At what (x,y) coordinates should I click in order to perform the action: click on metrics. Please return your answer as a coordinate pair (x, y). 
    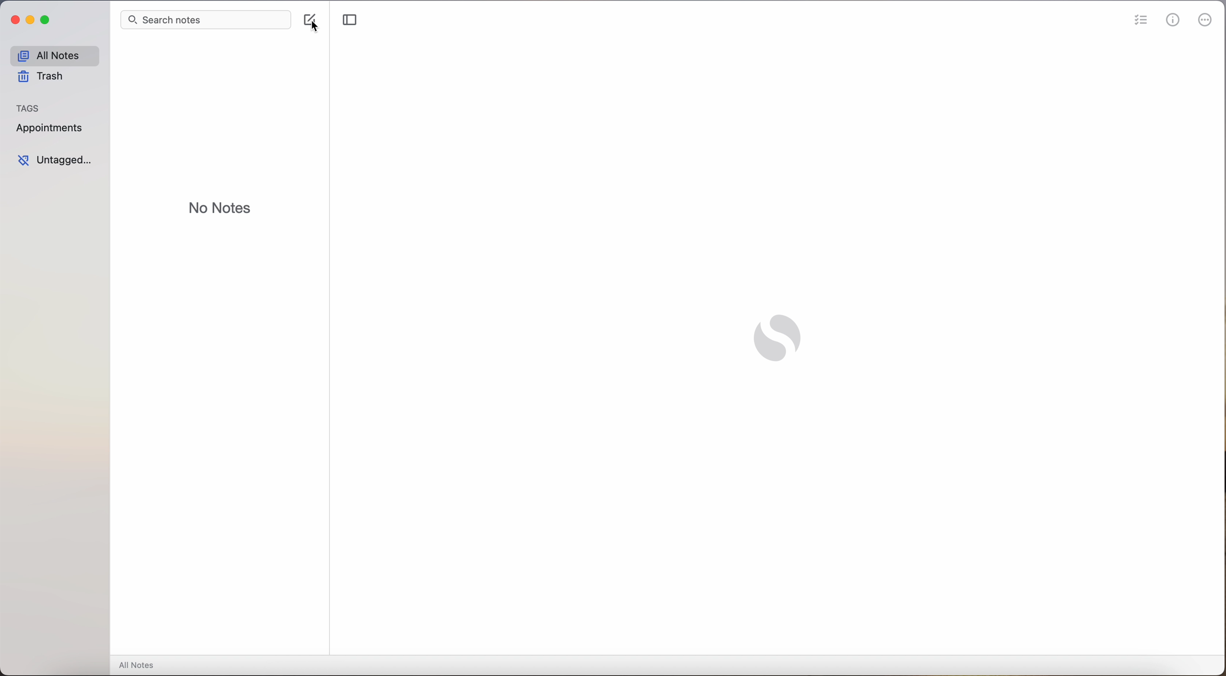
    Looking at the image, I should click on (1175, 20).